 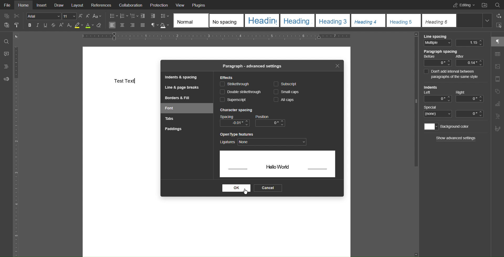 What do you see at coordinates (133, 26) in the screenshot?
I see `Right Align` at bounding box center [133, 26].